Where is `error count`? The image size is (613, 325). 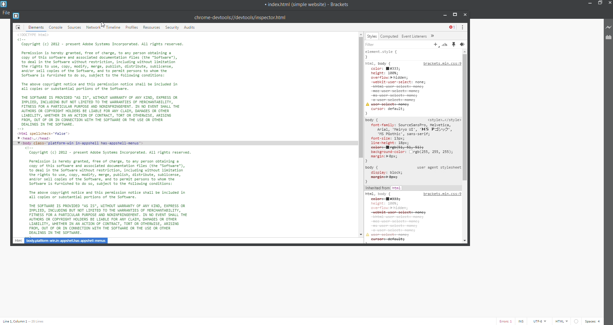
error count is located at coordinates (503, 321).